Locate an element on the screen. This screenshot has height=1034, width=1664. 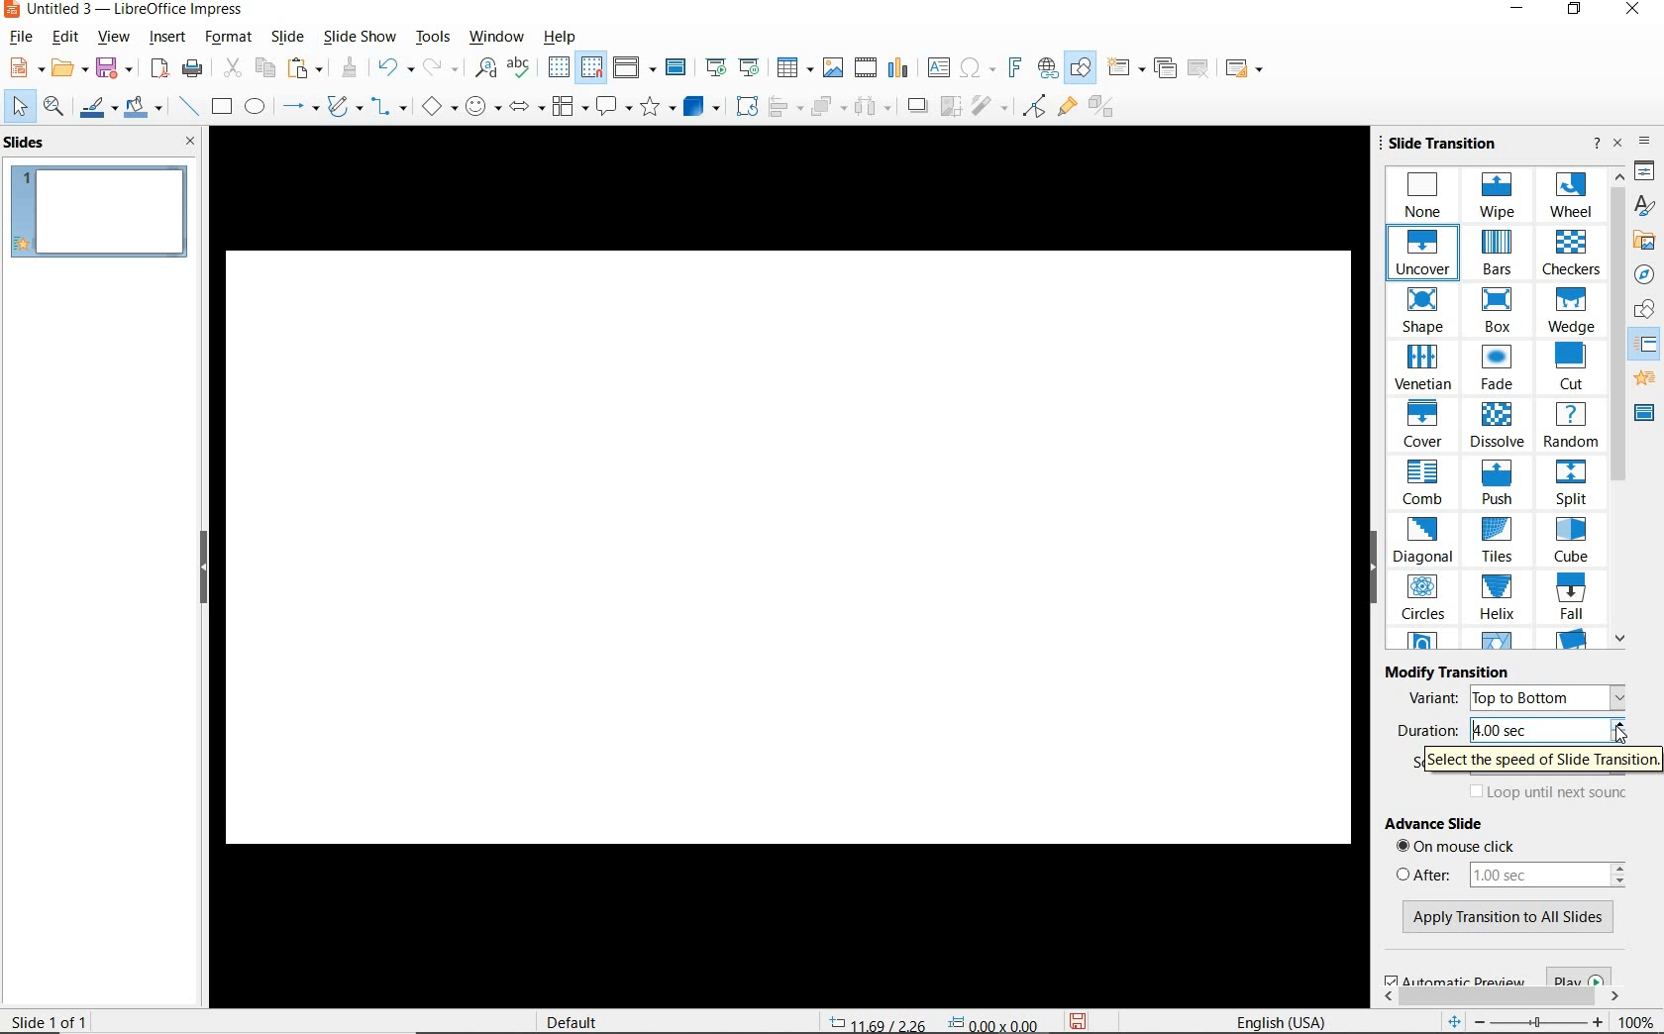
DISSOLVE is located at coordinates (1499, 427).